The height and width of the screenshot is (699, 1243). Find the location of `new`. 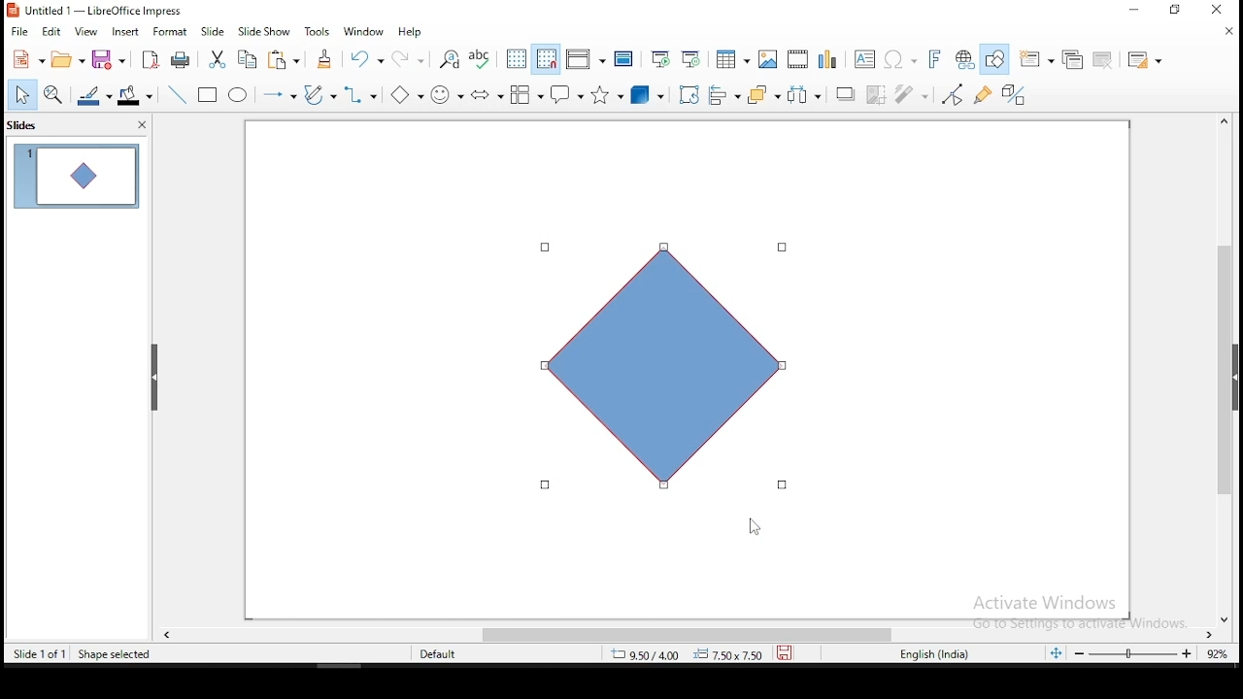

new is located at coordinates (24, 59).